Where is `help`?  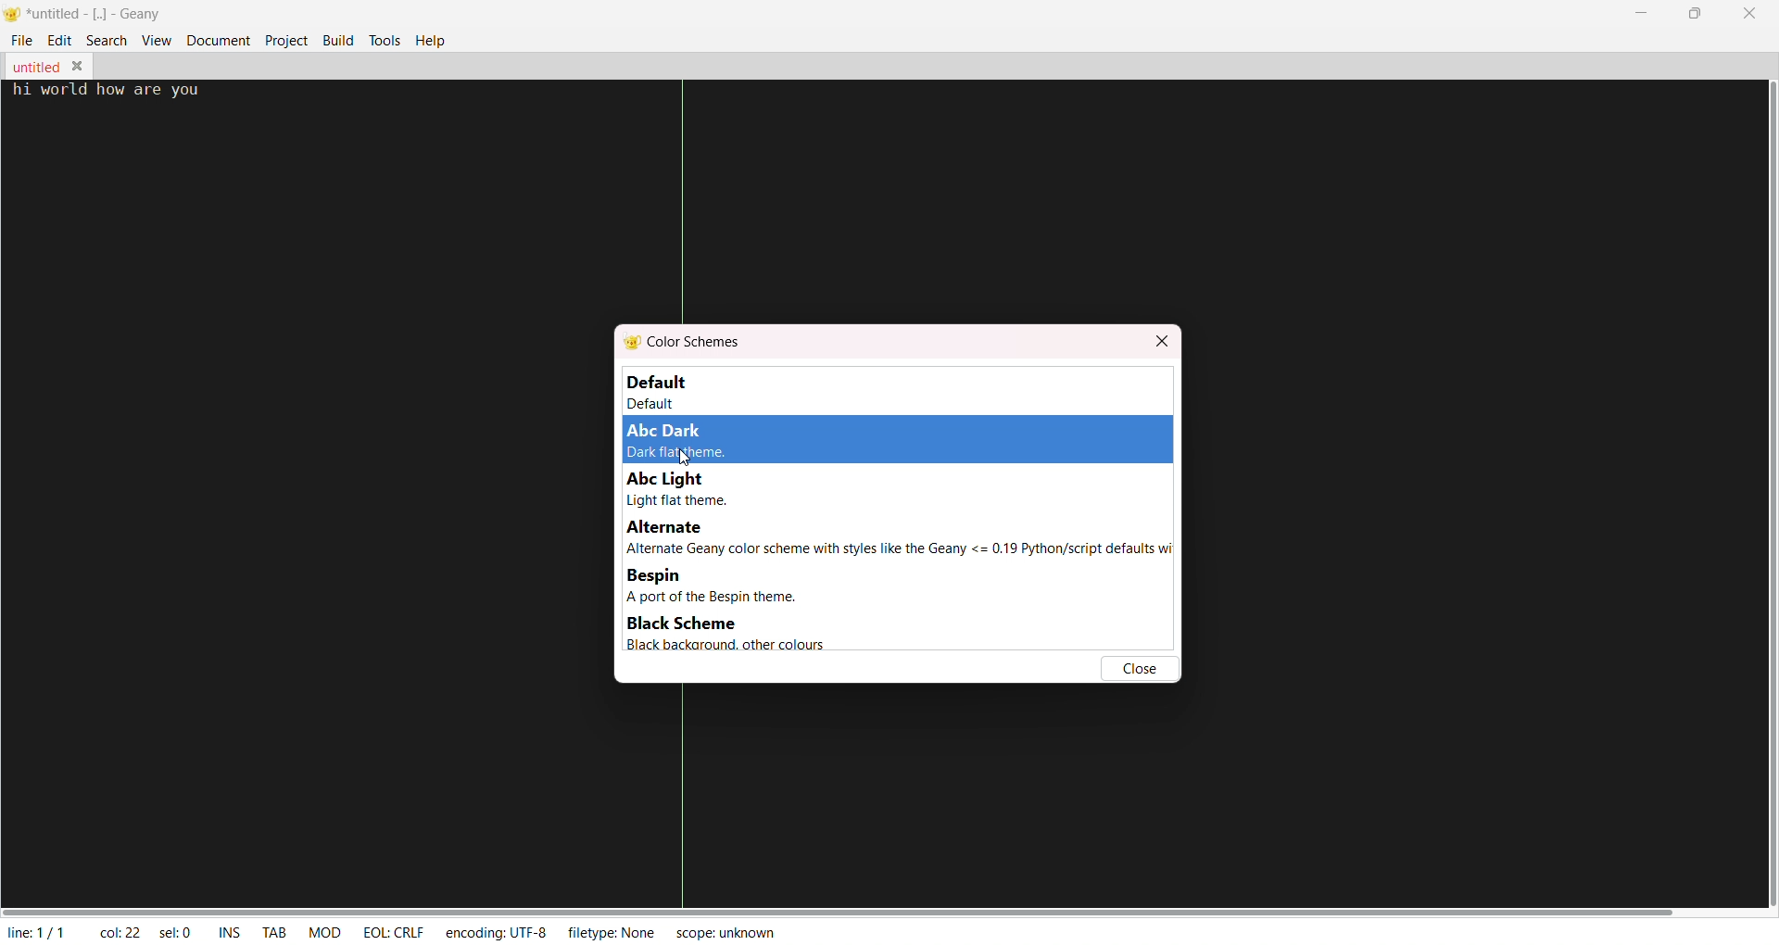 help is located at coordinates (432, 41).